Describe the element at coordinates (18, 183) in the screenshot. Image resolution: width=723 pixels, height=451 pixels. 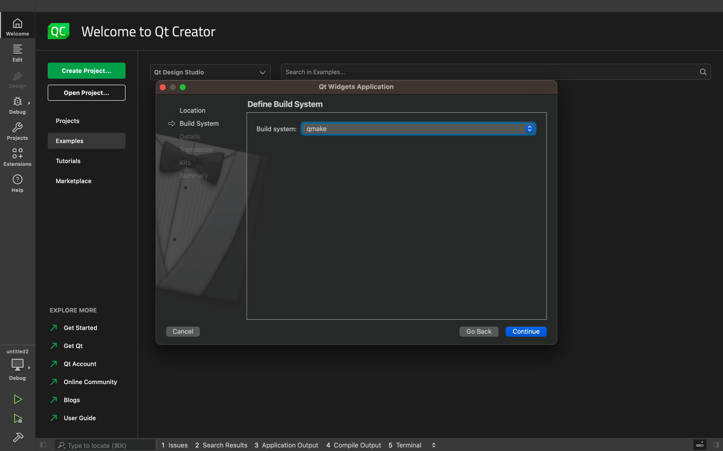
I see `help` at that location.